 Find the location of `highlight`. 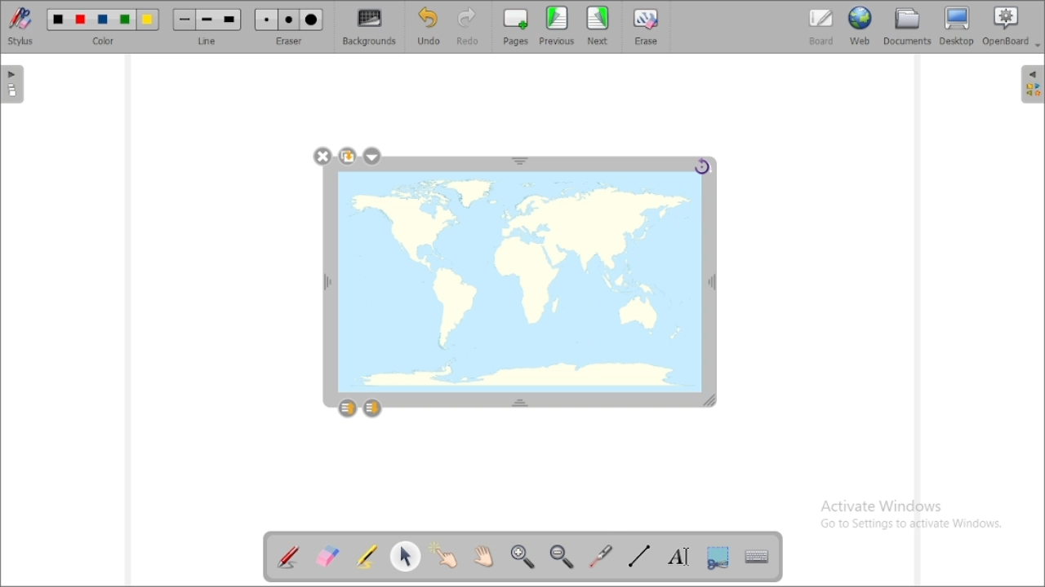

highlight is located at coordinates (366, 556).